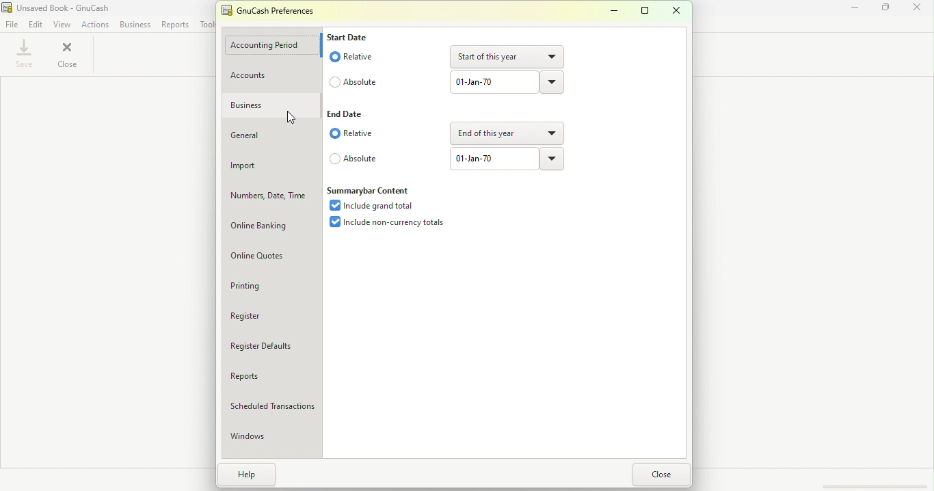 Image resolution: width=934 pixels, height=491 pixels. I want to click on Absolute, so click(356, 83).